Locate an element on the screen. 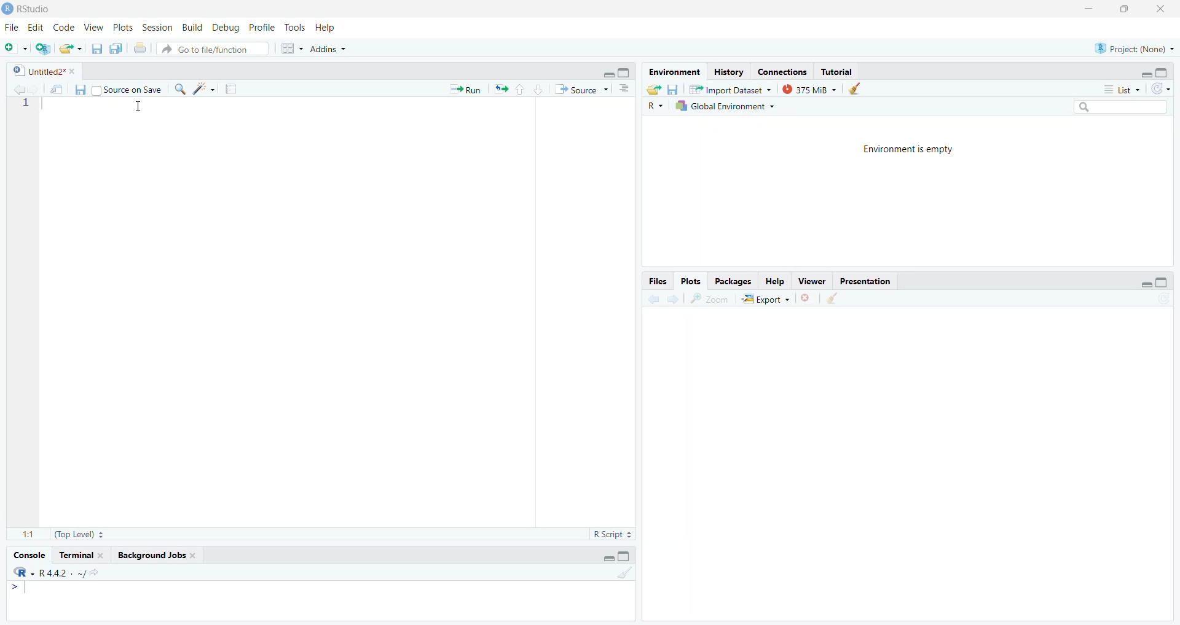 The height and width of the screenshot is (625, 1180). hide console is located at coordinates (626, 73).